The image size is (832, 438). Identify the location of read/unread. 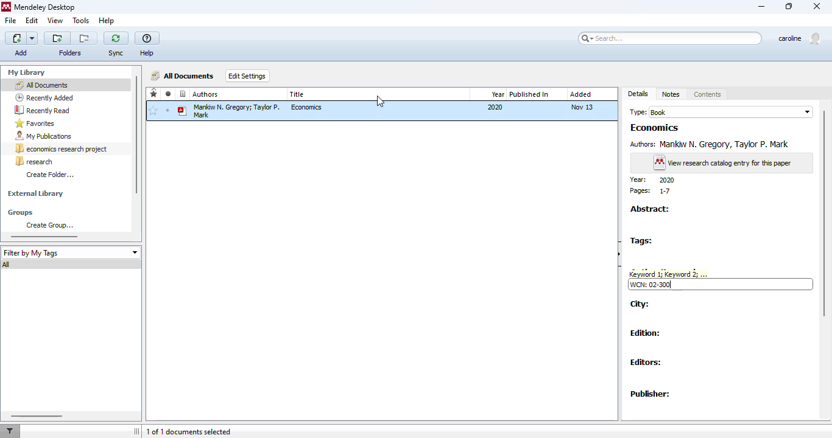
(168, 93).